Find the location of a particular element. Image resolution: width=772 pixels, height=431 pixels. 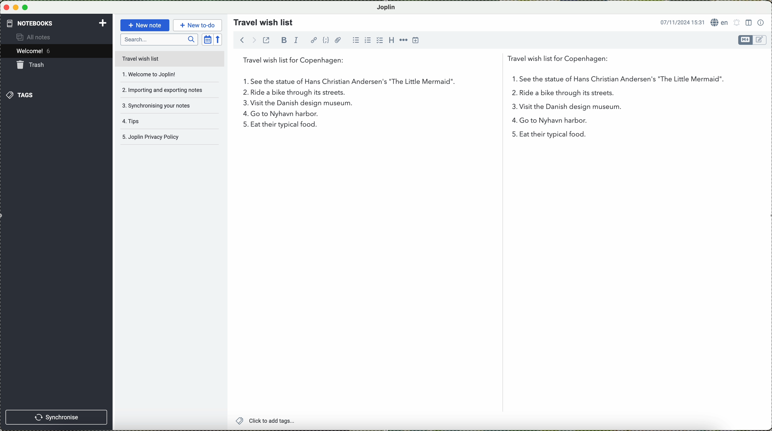

welcome to joplin is located at coordinates (160, 75).